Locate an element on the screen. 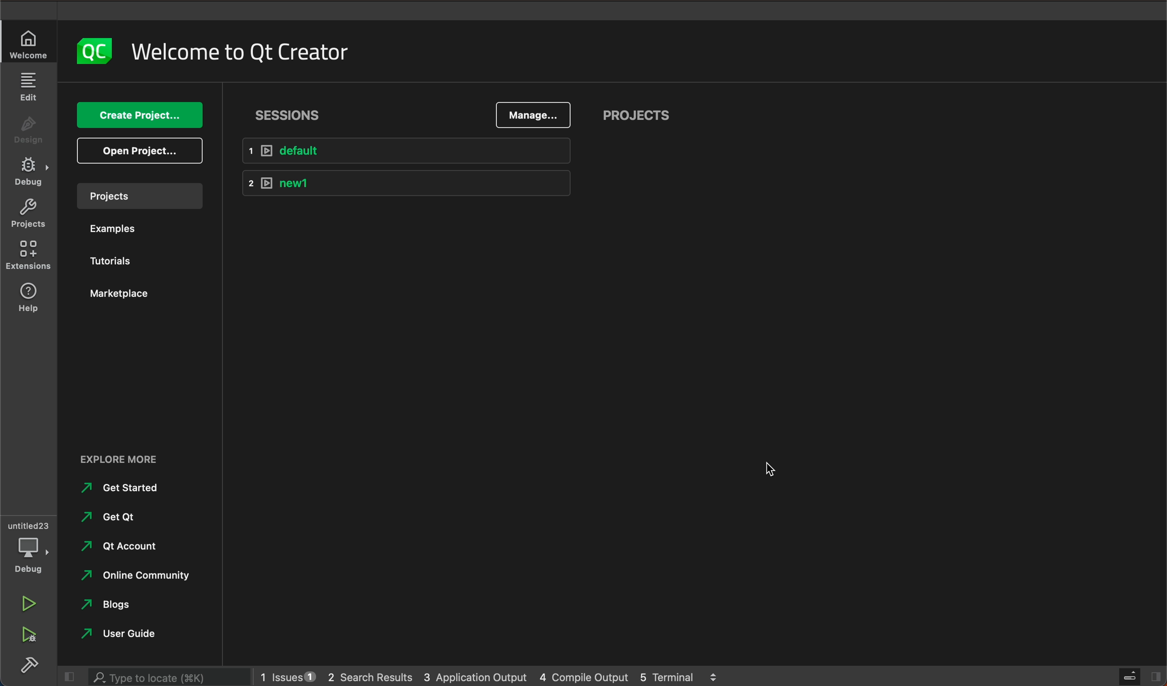 The height and width of the screenshot is (686, 1167). create project is located at coordinates (142, 116).